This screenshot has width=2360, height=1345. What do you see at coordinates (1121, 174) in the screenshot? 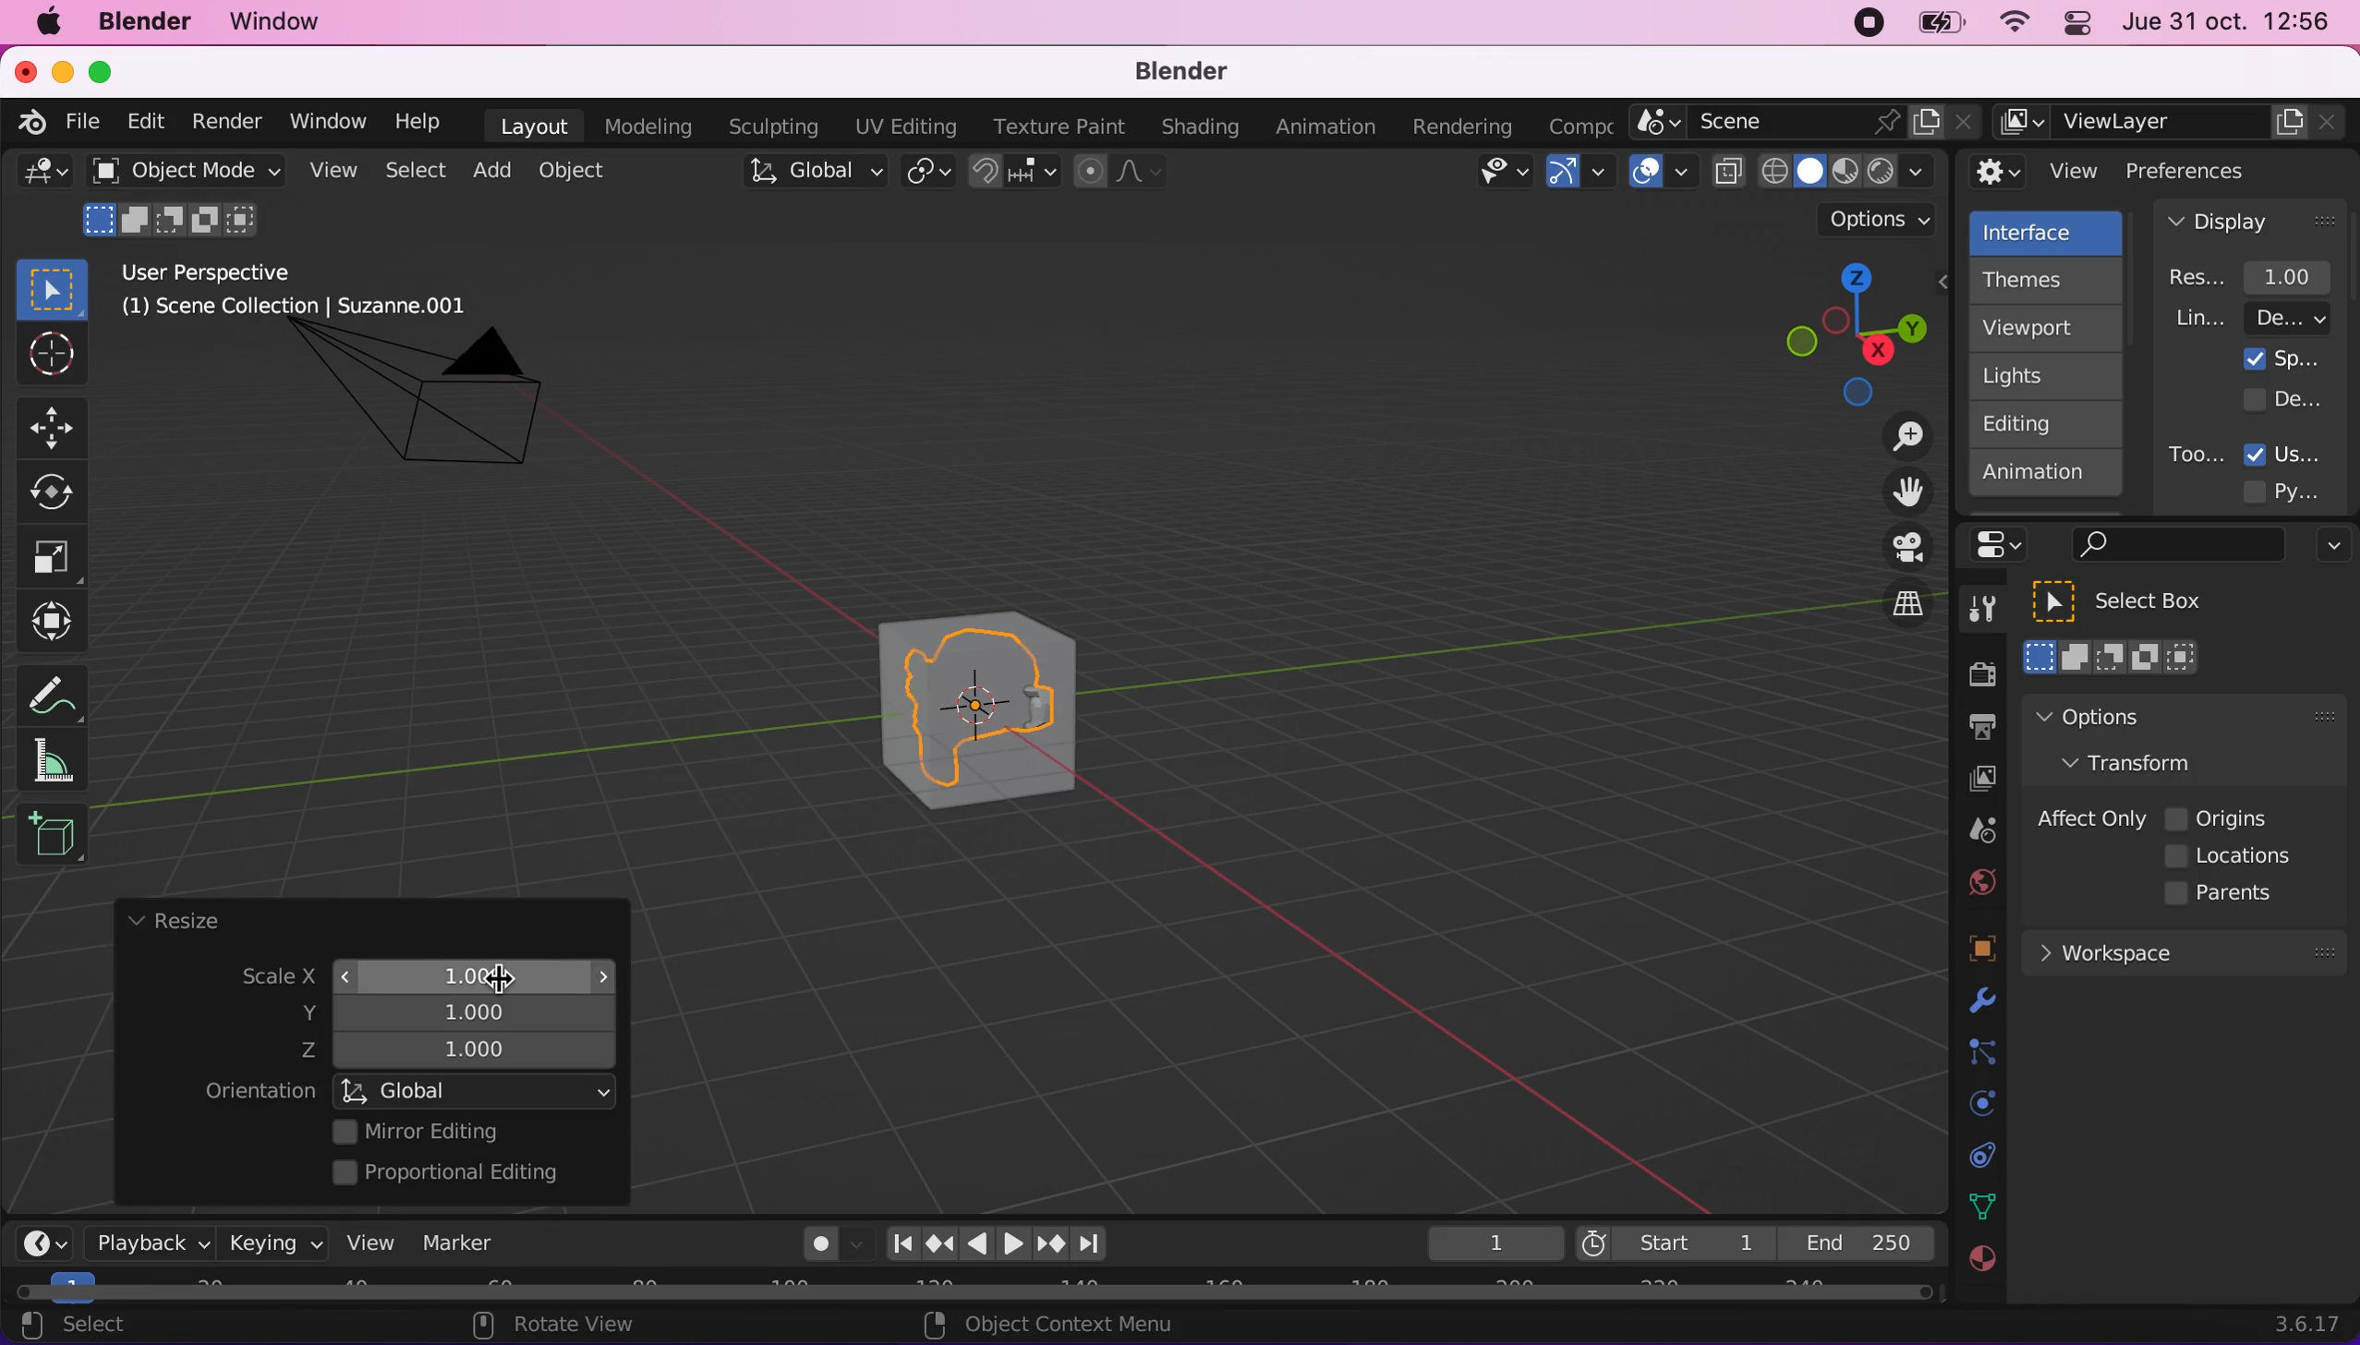
I see `proportional editing objects` at bounding box center [1121, 174].